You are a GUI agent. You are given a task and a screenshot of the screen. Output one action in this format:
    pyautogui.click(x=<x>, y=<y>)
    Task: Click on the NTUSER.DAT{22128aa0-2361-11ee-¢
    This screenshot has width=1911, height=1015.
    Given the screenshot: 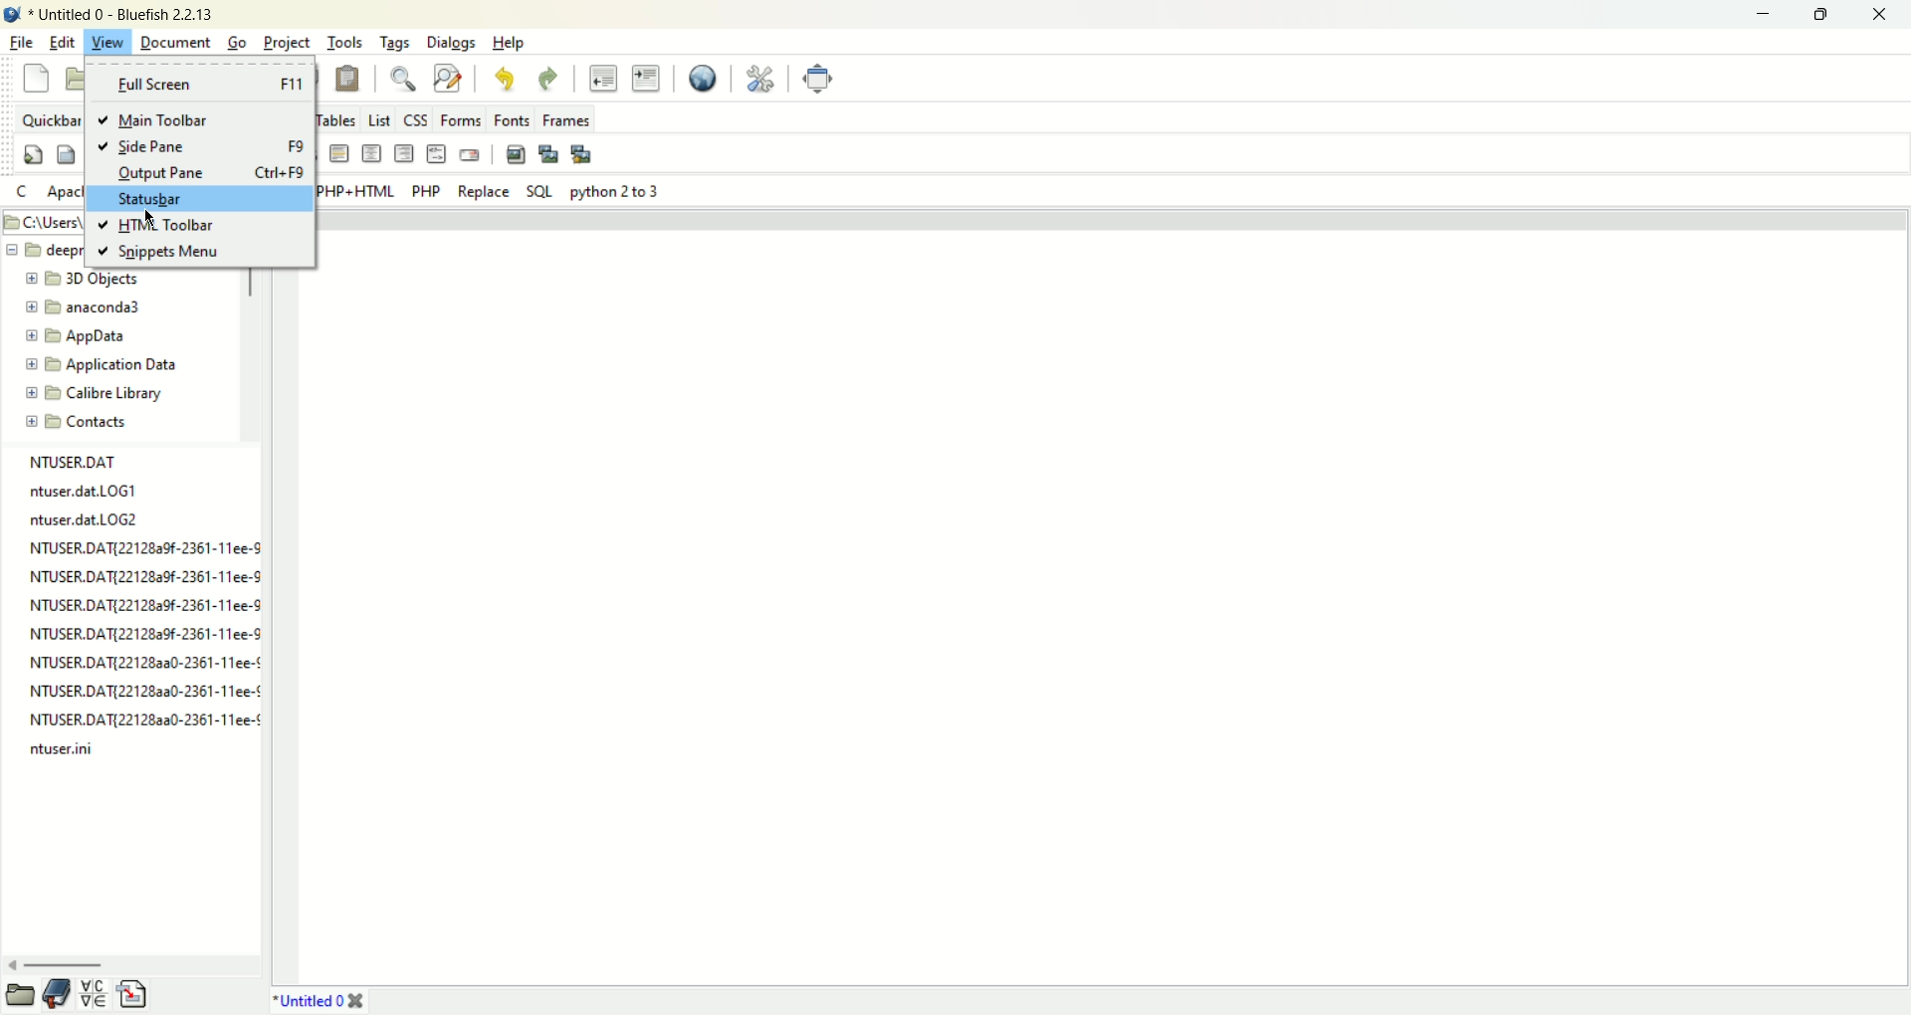 What is the action you would take?
    pyautogui.click(x=145, y=690)
    